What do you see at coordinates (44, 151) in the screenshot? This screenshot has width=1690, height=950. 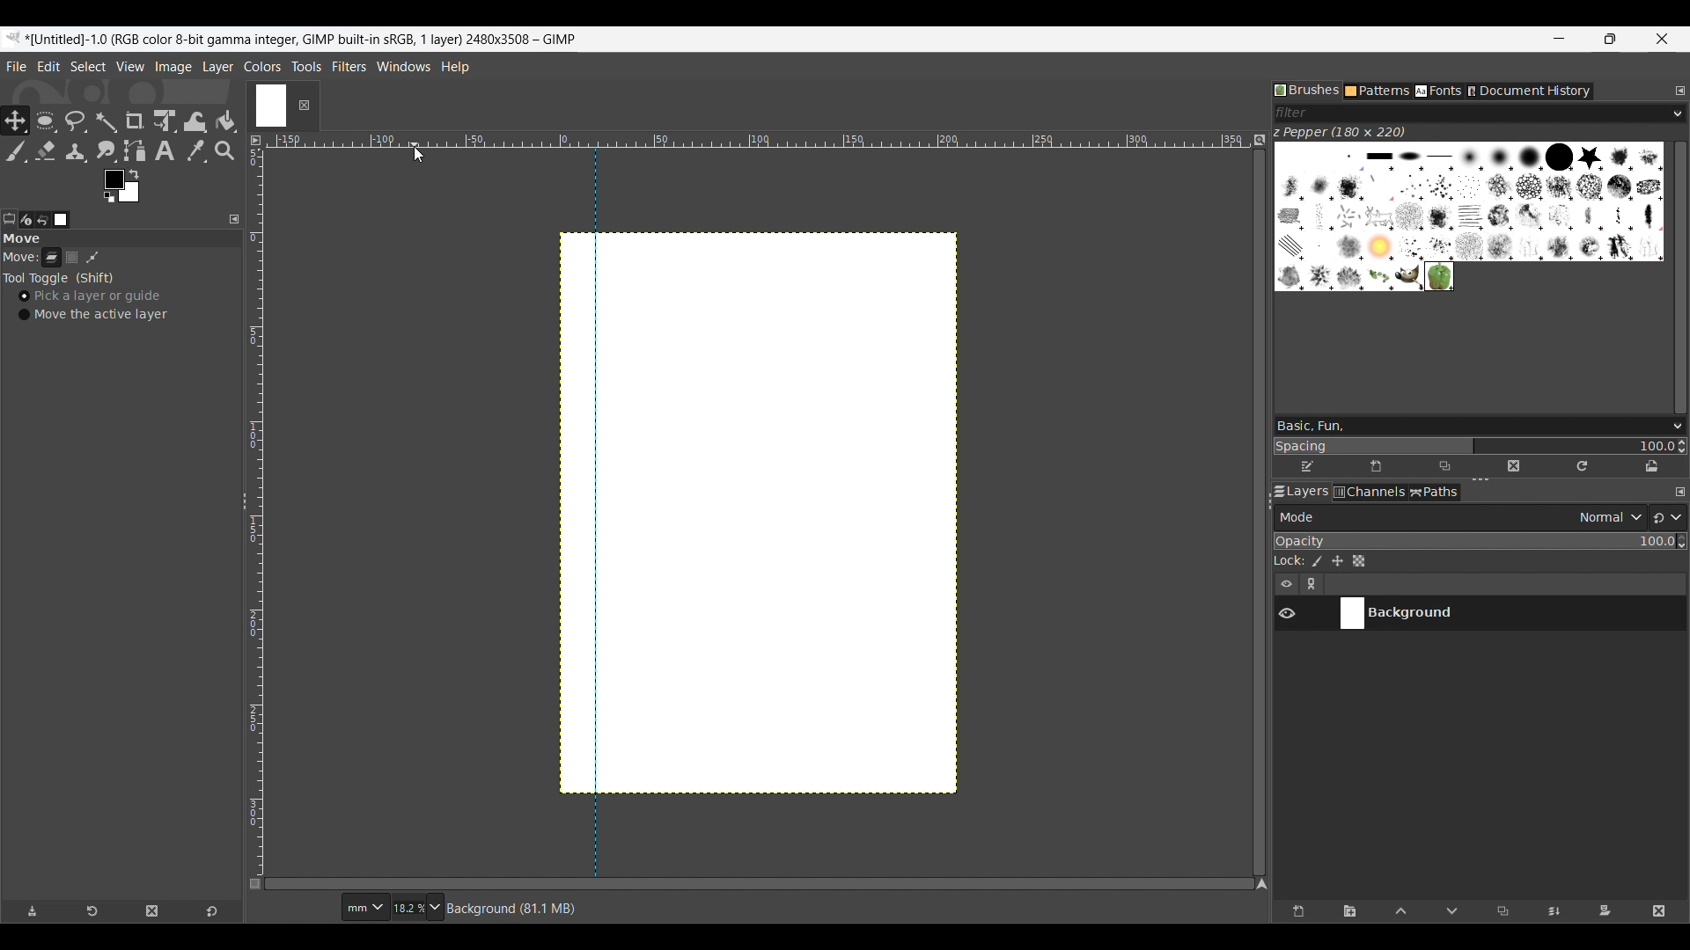 I see `Eraser tool` at bounding box center [44, 151].